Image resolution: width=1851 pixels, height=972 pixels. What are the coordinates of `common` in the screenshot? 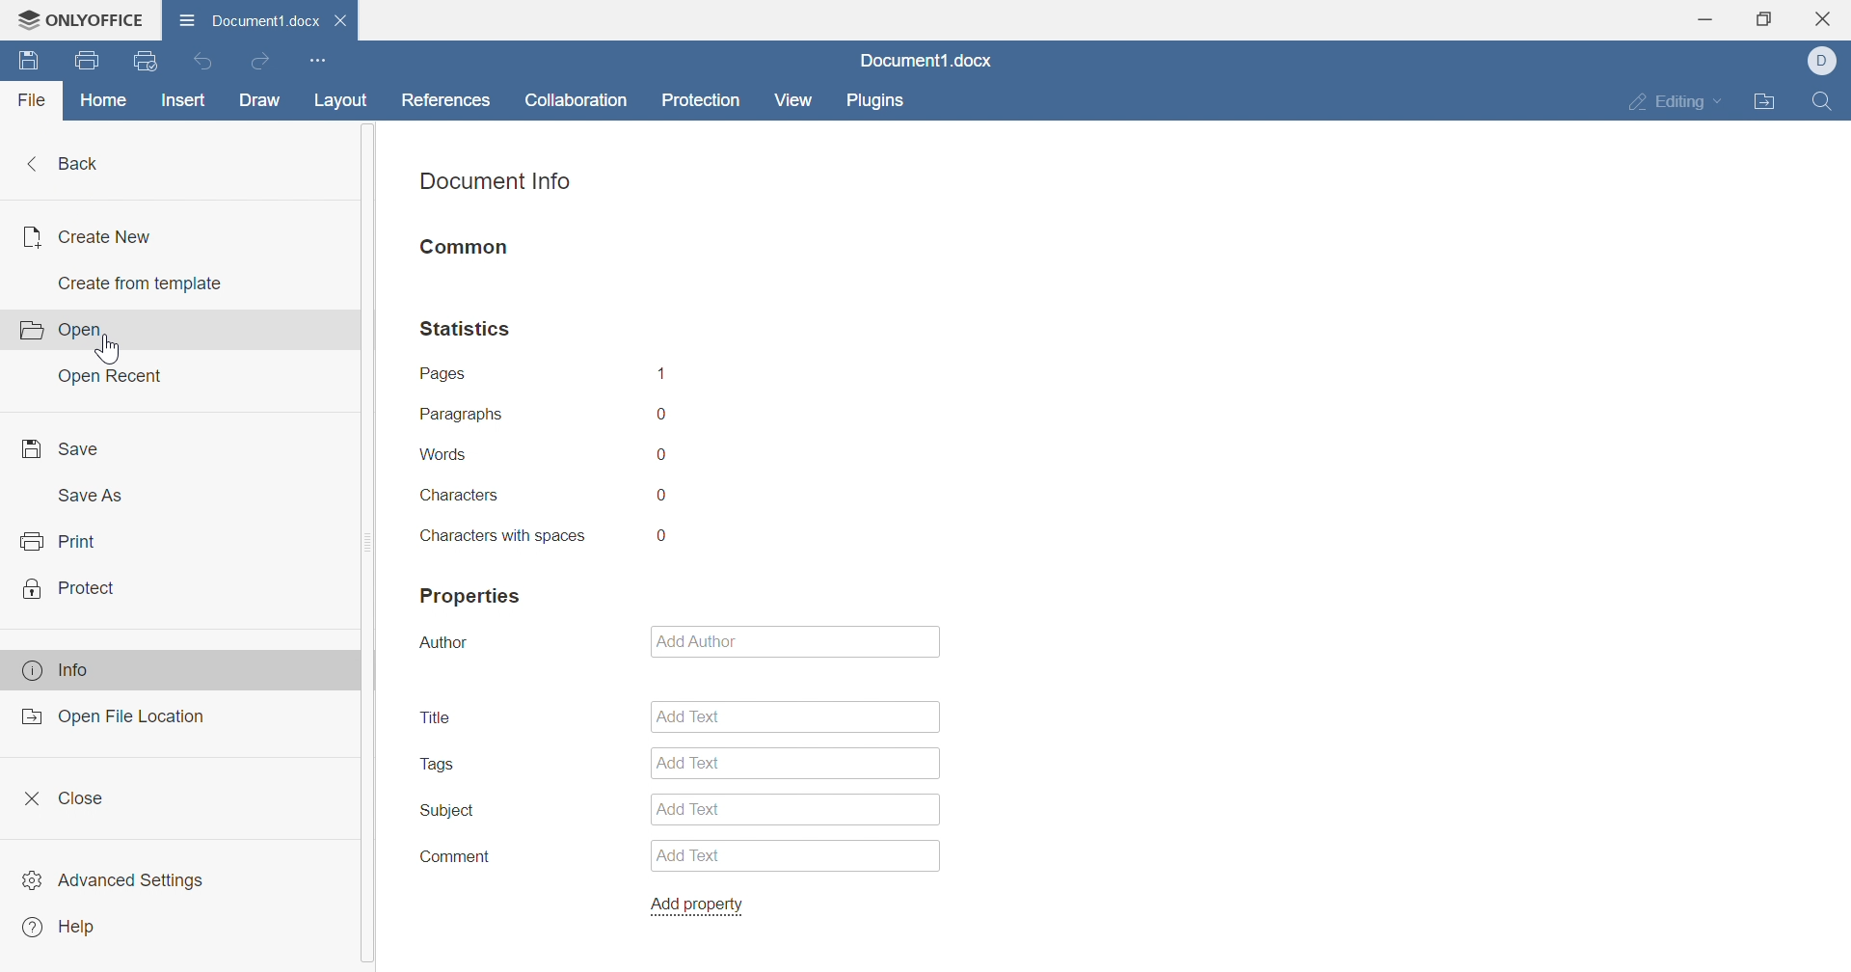 It's located at (464, 247).